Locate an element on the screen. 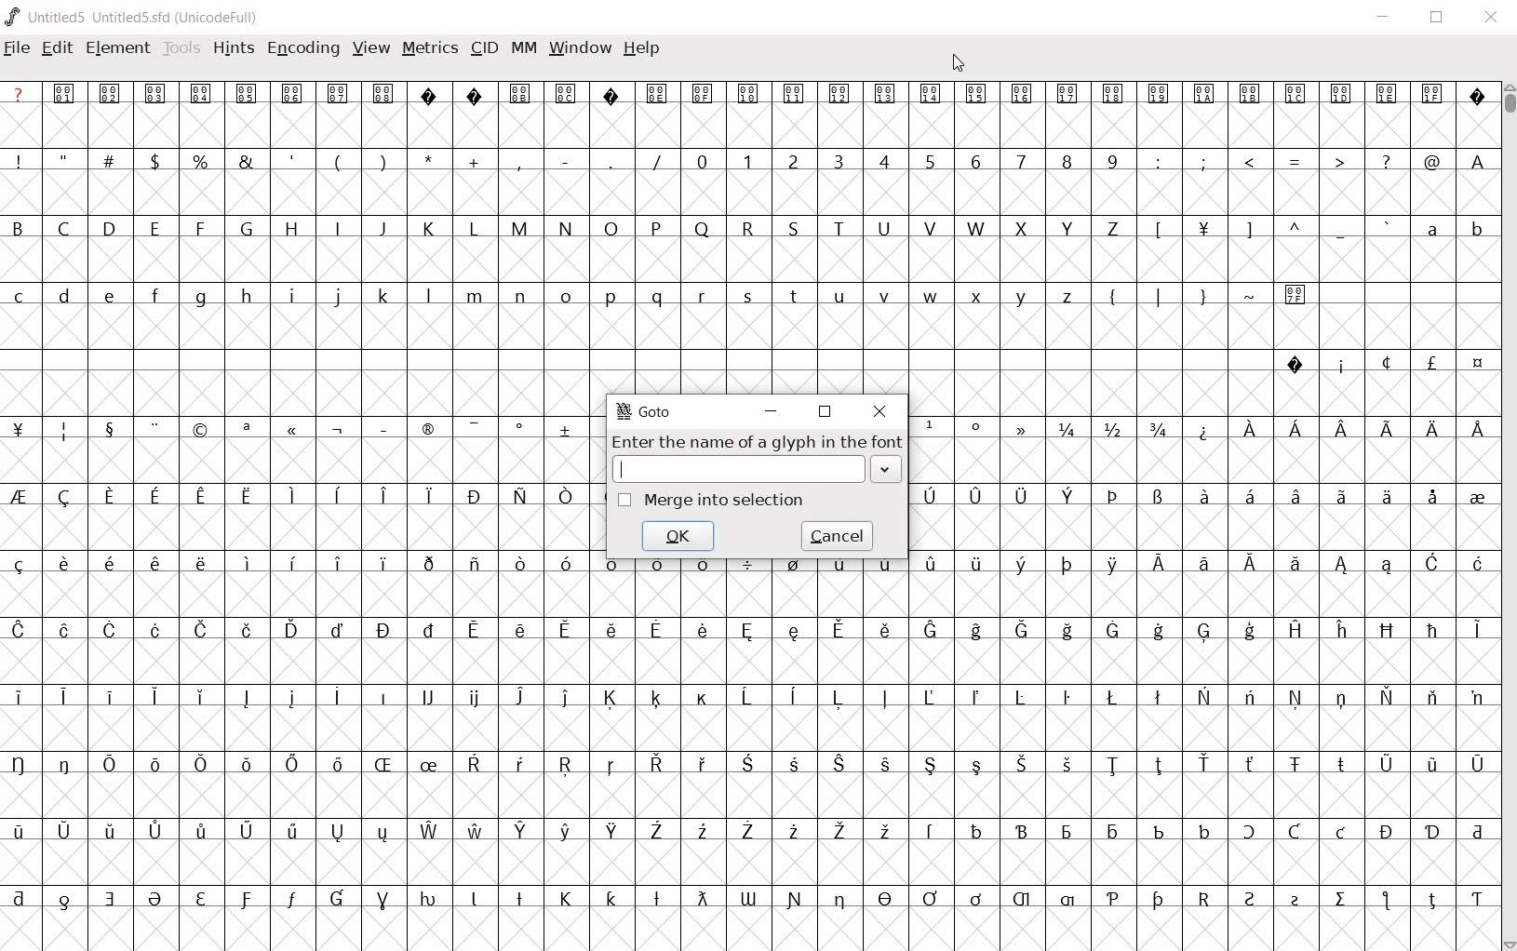  Symbol is located at coordinates (1111, 630).